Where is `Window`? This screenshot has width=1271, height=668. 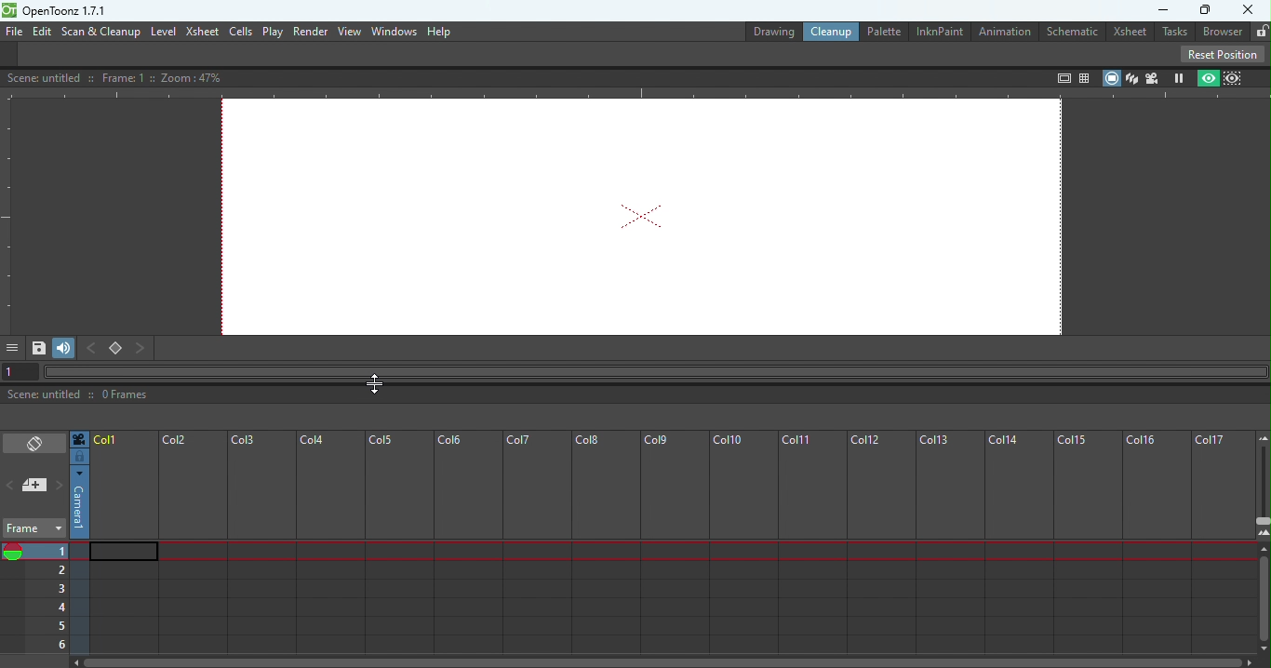
Window is located at coordinates (392, 32).